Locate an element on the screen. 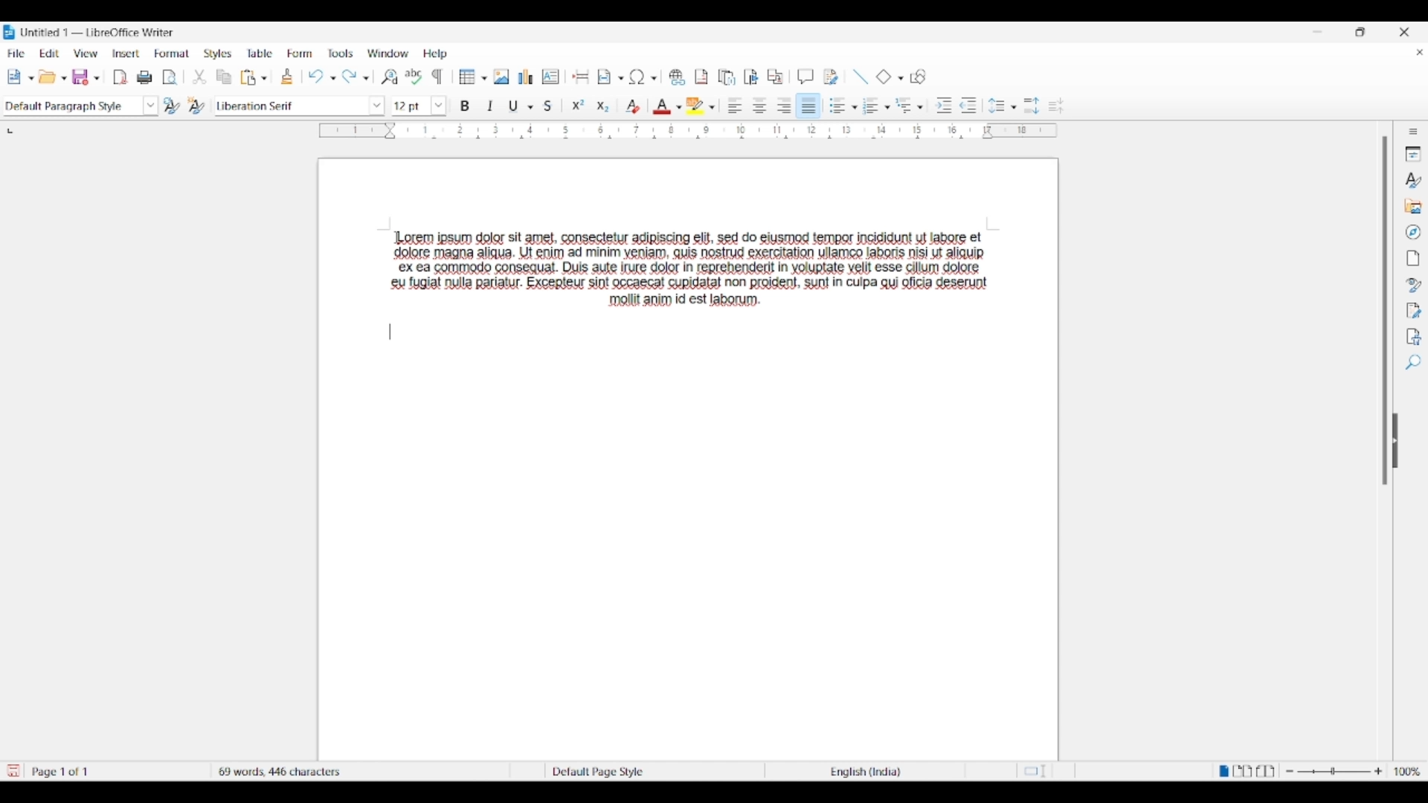 This screenshot has width=1428, height=803. Basic shape options is located at coordinates (897, 78).